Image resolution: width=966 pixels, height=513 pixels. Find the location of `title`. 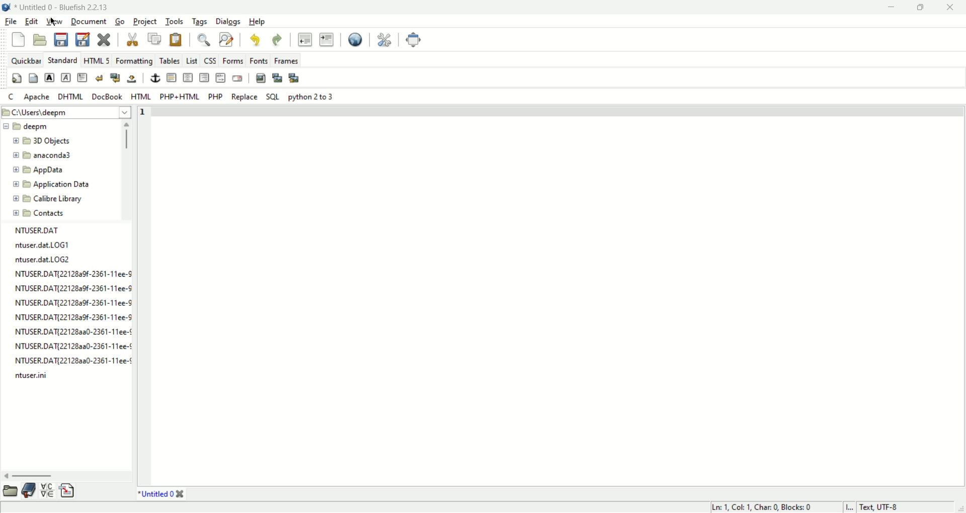

title is located at coordinates (162, 494).